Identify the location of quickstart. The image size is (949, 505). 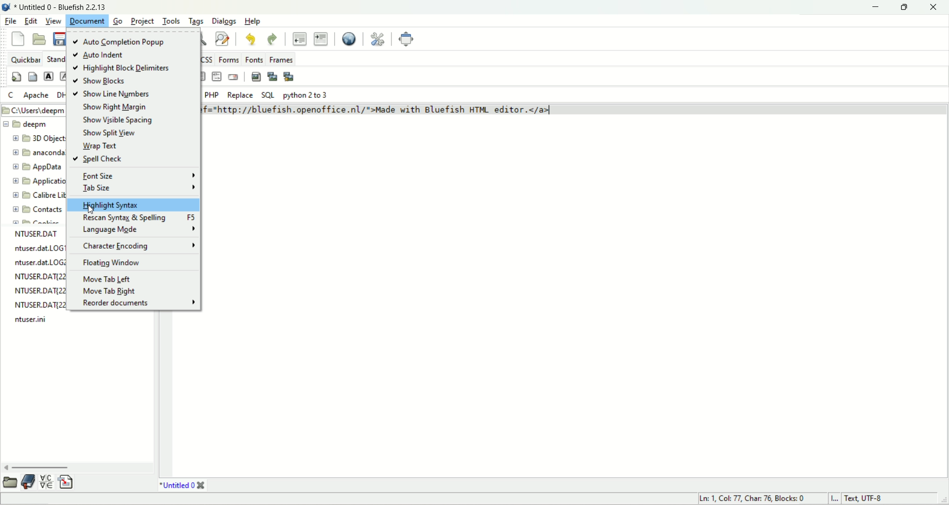
(17, 76).